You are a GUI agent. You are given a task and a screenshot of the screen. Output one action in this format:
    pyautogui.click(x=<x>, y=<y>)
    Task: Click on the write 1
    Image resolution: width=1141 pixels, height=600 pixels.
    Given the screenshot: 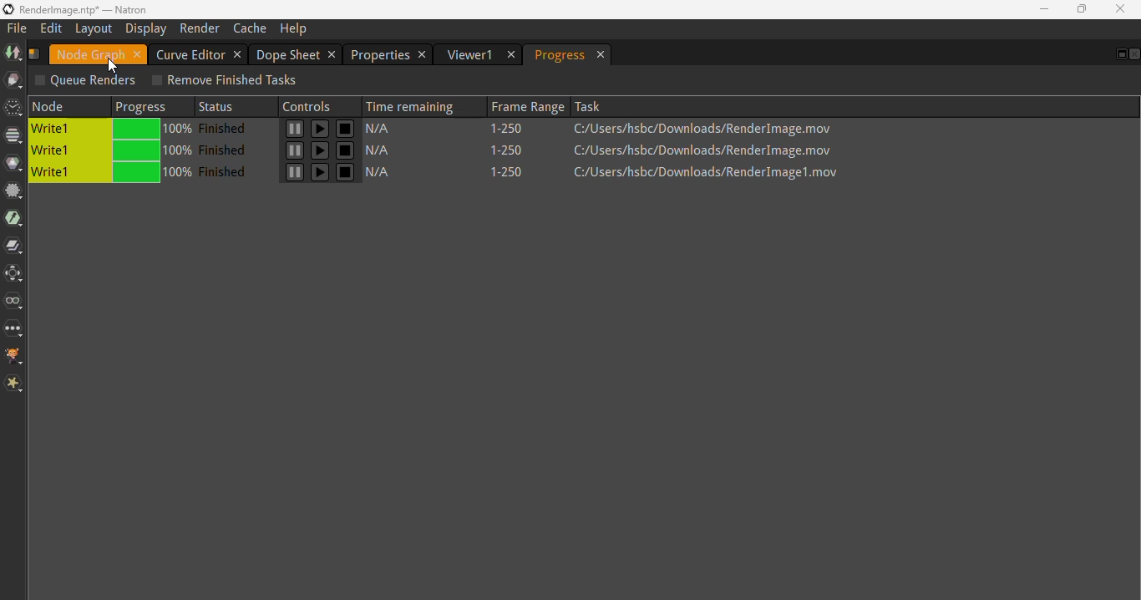 What is the action you would take?
    pyautogui.click(x=68, y=150)
    